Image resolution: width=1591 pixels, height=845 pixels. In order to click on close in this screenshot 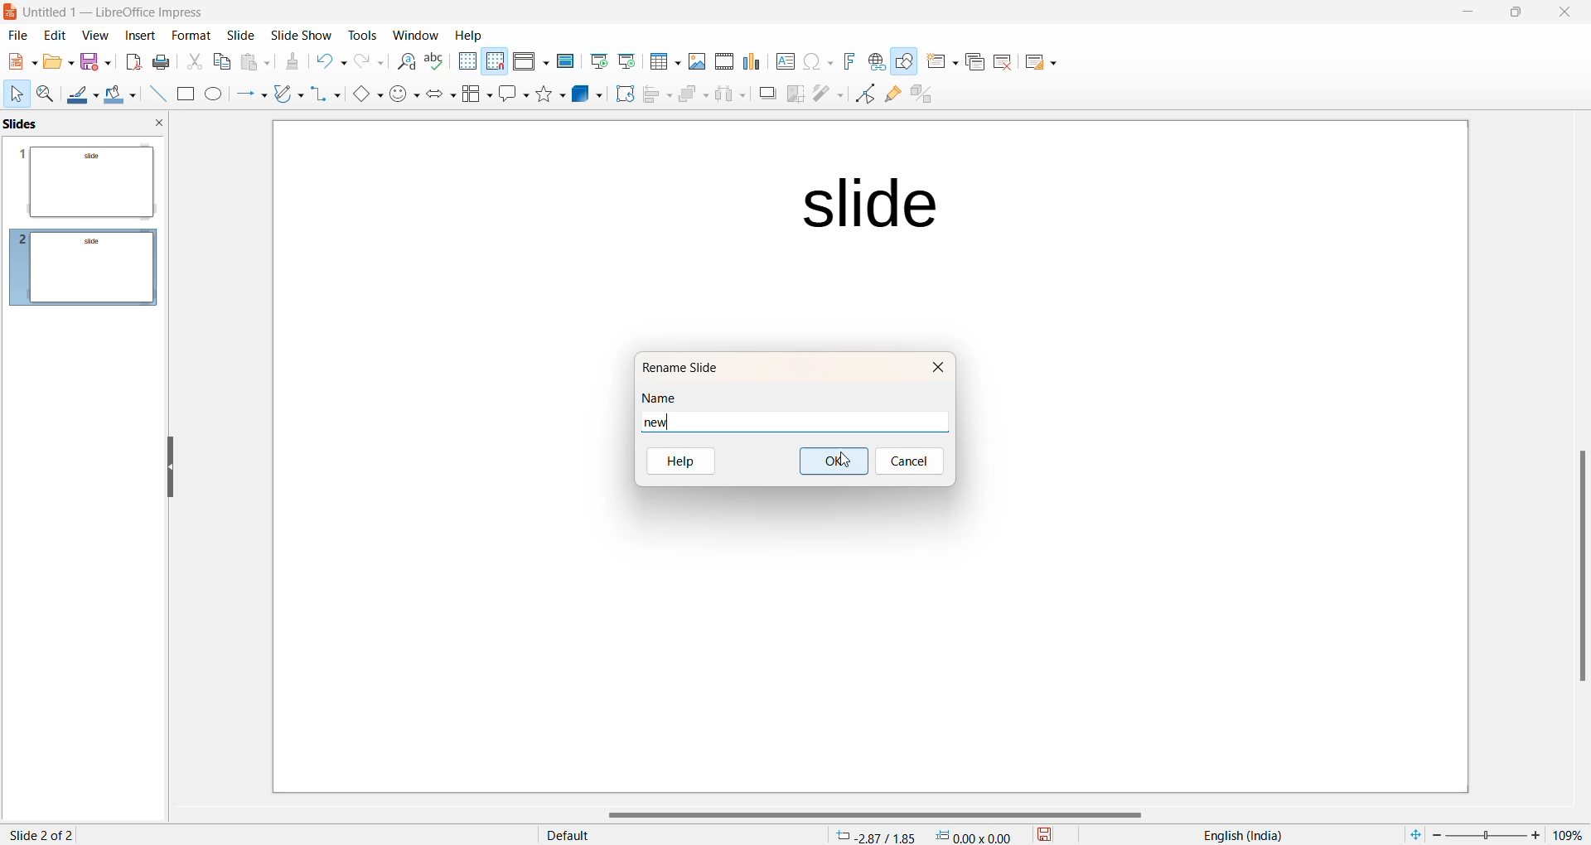, I will do `click(1564, 15)`.